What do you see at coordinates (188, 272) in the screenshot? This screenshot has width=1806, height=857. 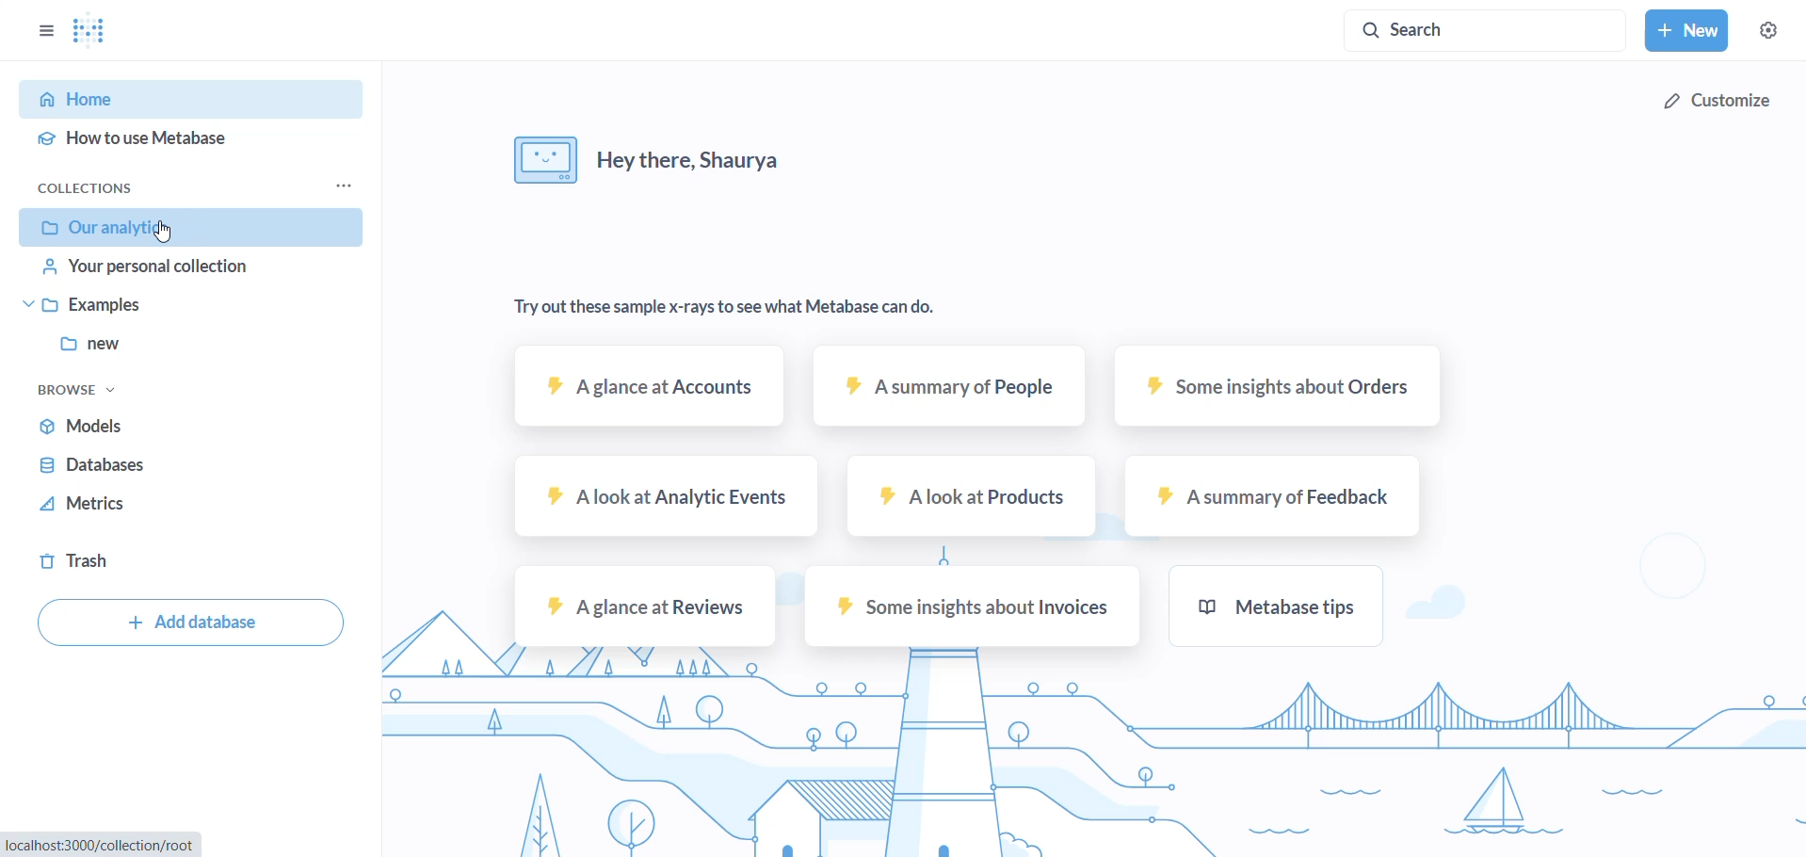 I see `your personal collection` at bounding box center [188, 272].